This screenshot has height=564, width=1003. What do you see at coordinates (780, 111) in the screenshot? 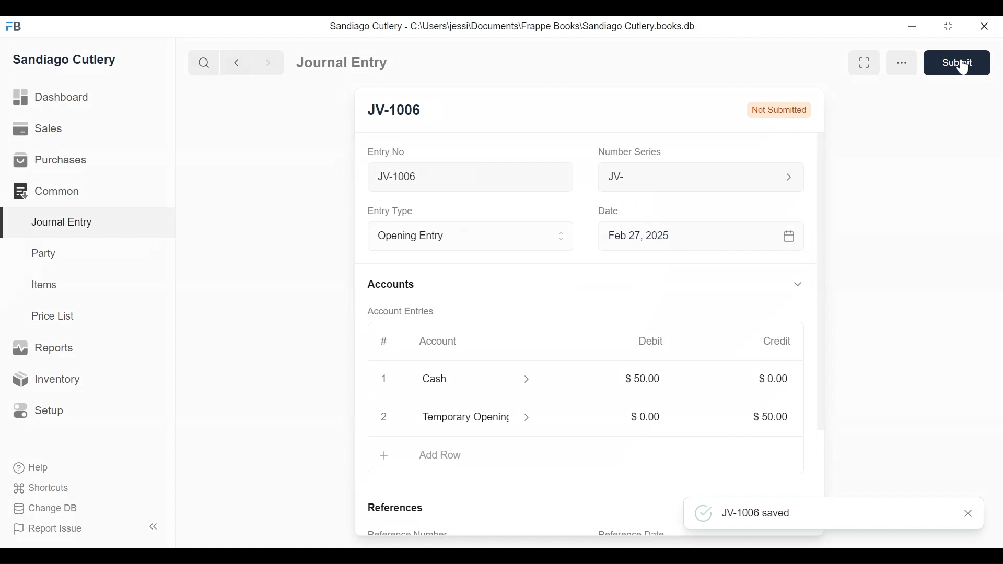
I see `Not Submitted` at bounding box center [780, 111].